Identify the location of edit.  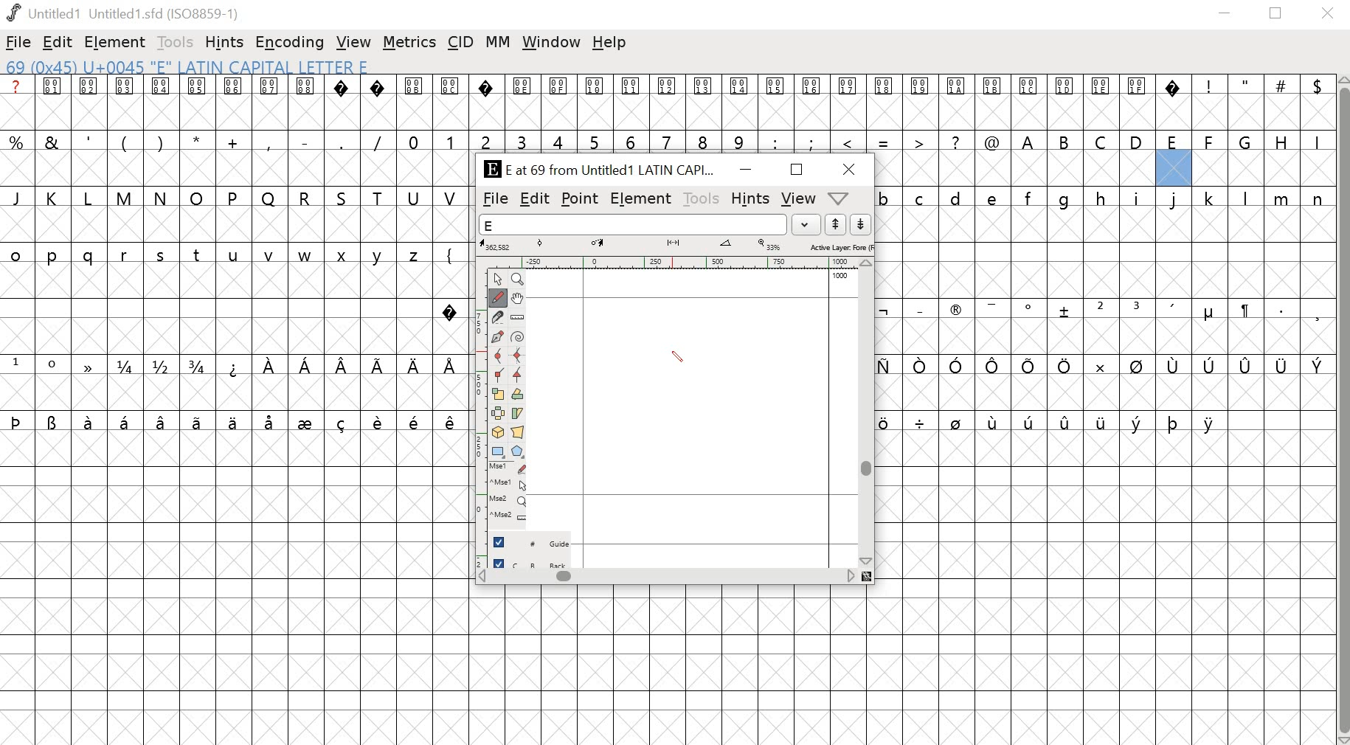
(58, 42).